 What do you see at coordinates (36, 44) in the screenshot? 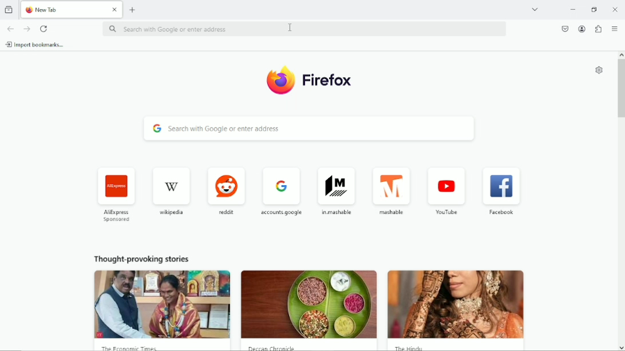
I see `import bookmarks` at bounding box center [36, 44].